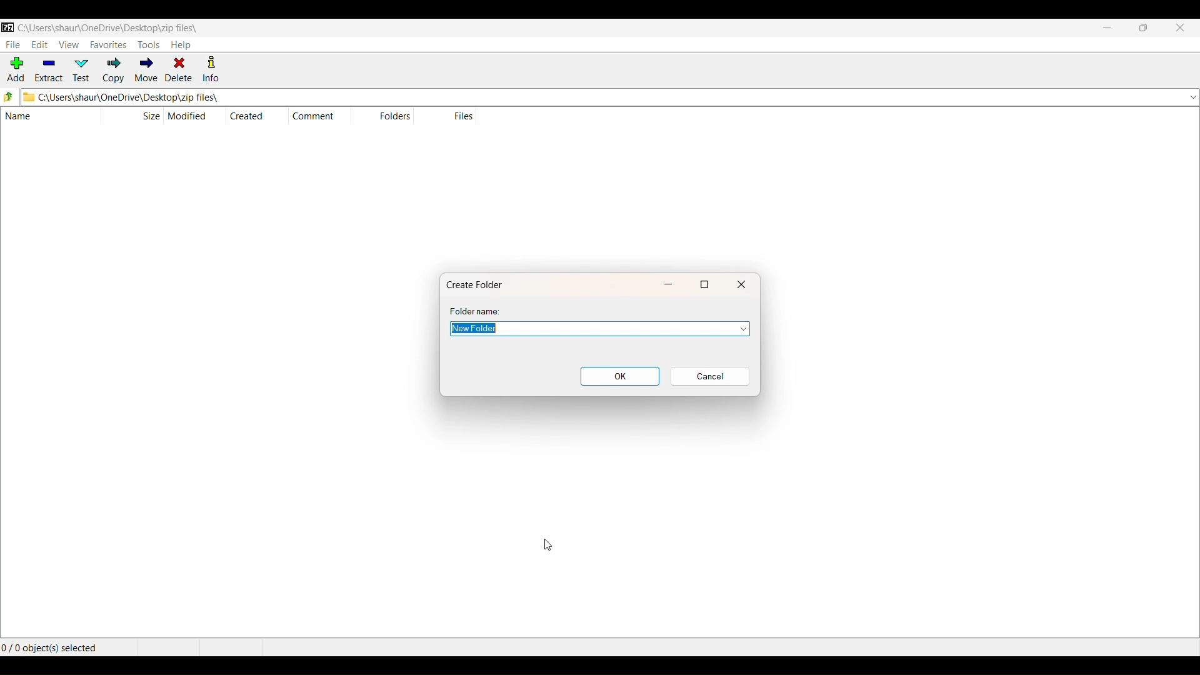  What do you see at coordinates (594, 97) in the screenshot?
I see `CURRENT FOLDER PATH` at bounding box center [594, 97].